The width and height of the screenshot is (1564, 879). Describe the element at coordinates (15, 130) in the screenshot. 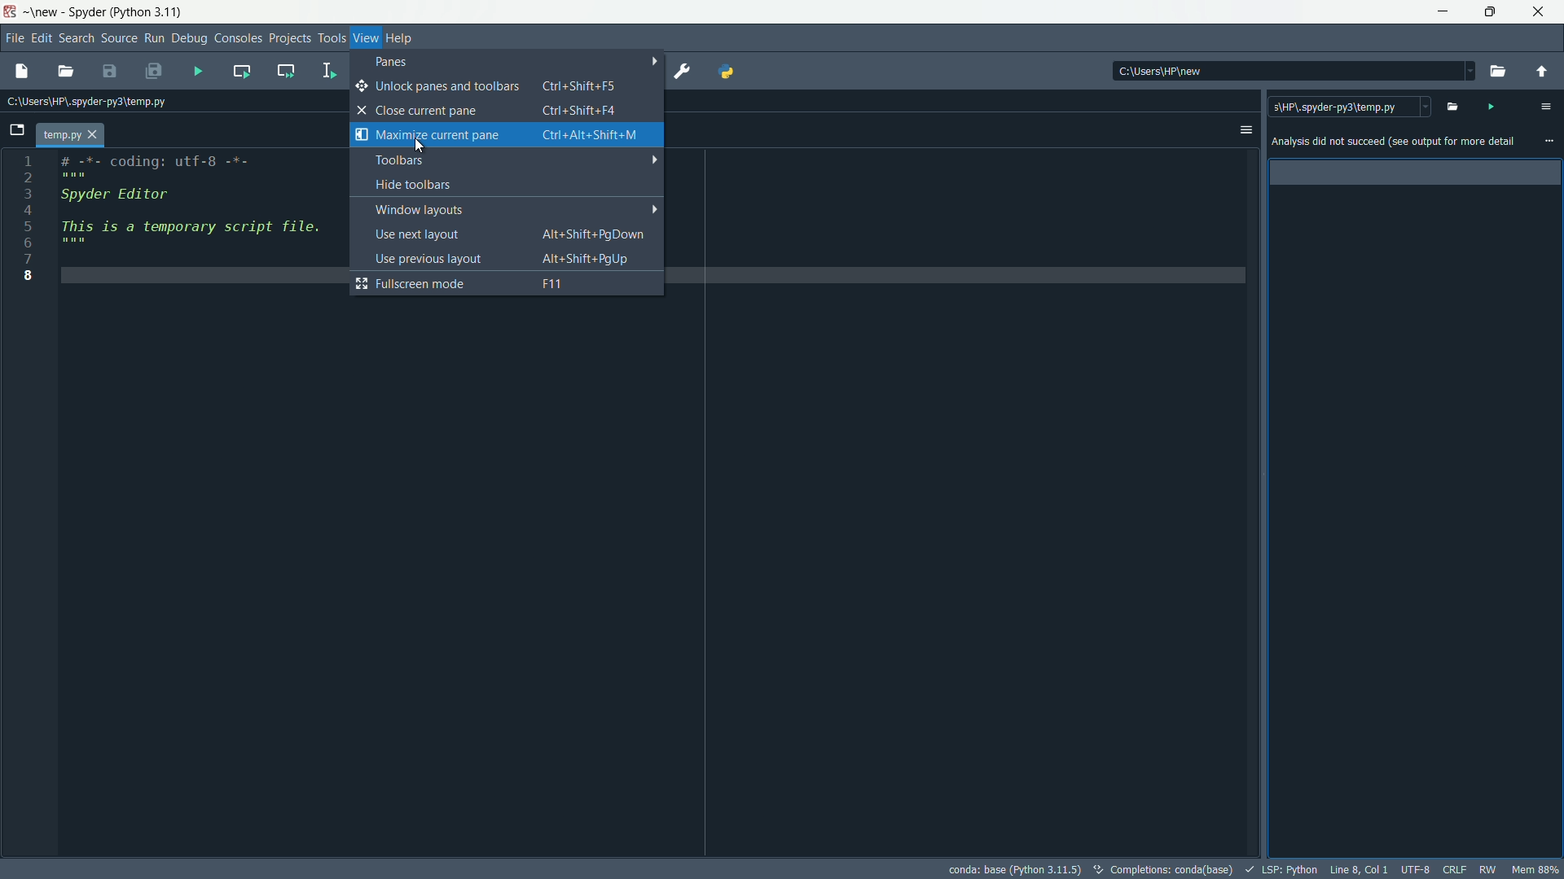

I see `browse tabs` at that location.